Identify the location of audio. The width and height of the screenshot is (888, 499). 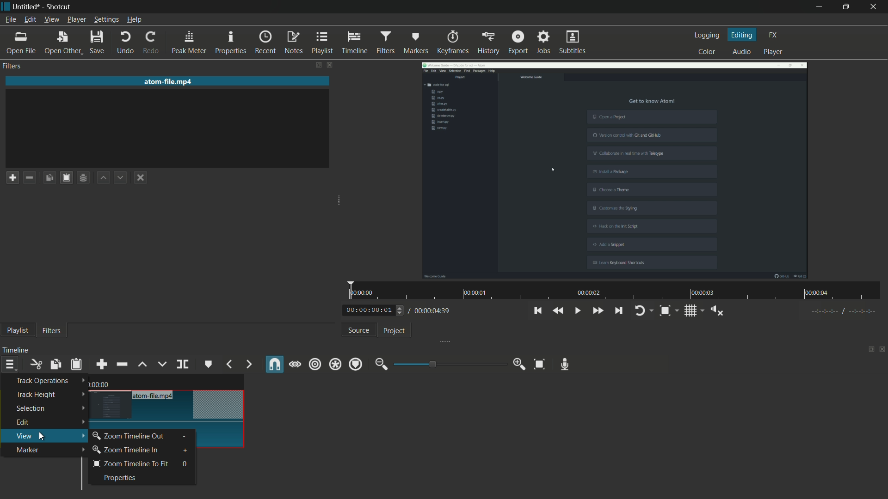
(743, 51).